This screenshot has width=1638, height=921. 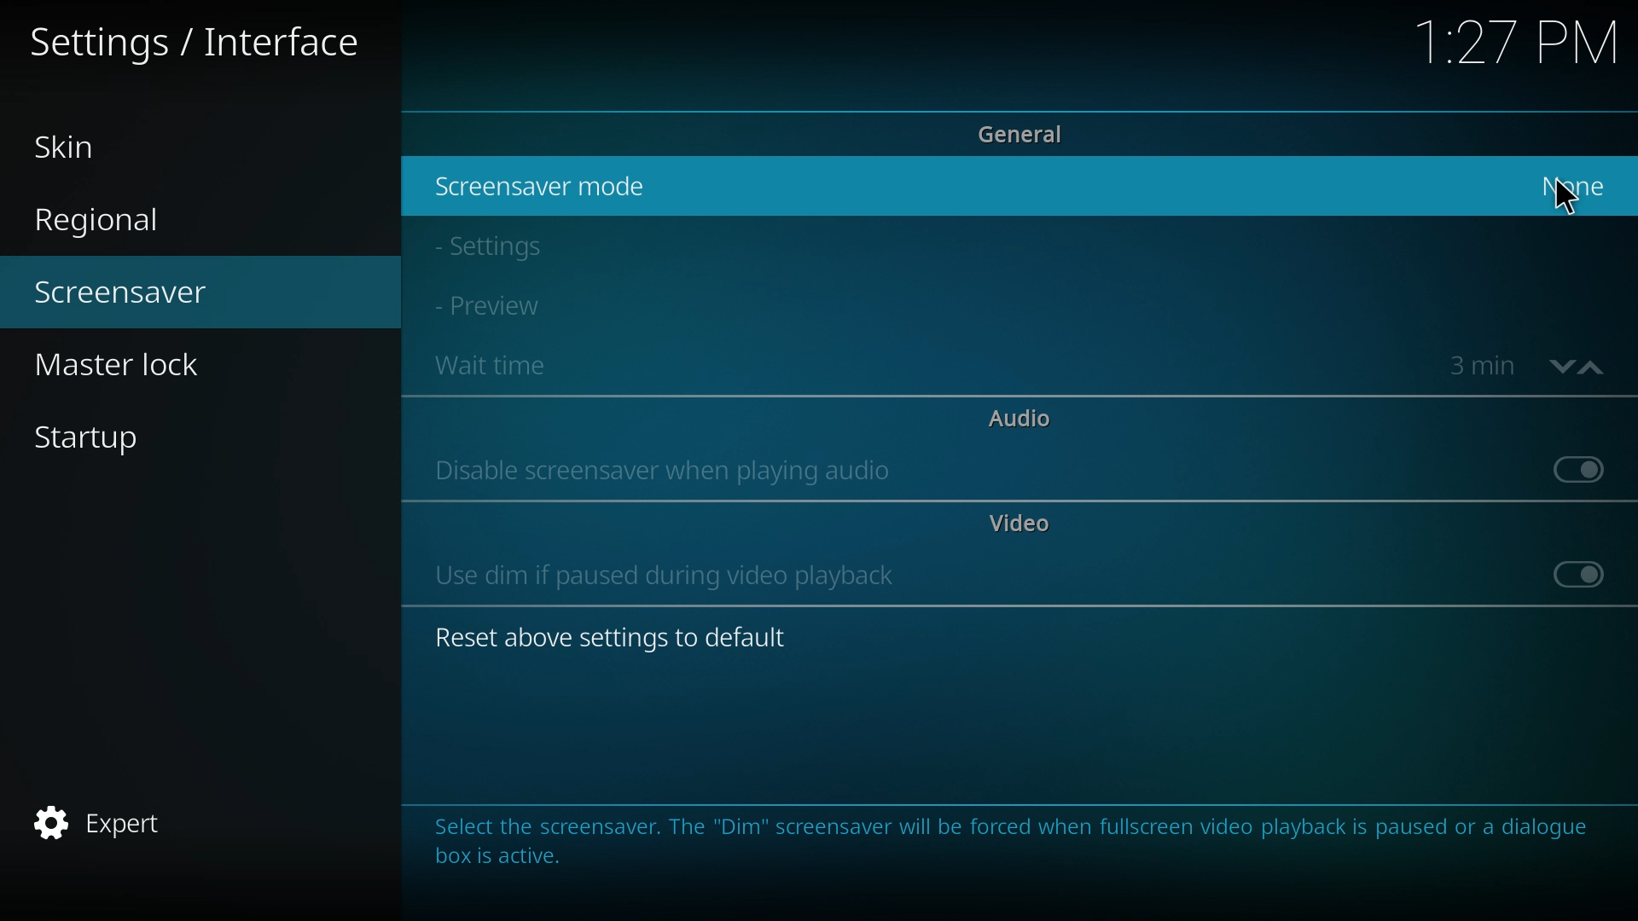 I want to click on settings, so click(x=514, y=246).